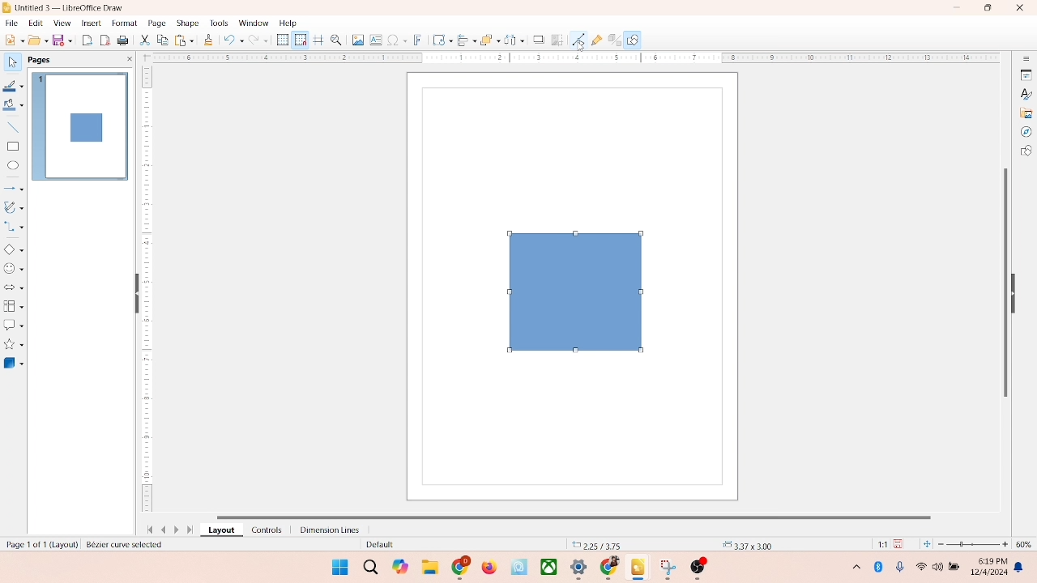 The width and height of the screenshot is (1037, 583). Describe the element at coordinates (418, 38) in the screenshot. I see `fontwork text` at that location.